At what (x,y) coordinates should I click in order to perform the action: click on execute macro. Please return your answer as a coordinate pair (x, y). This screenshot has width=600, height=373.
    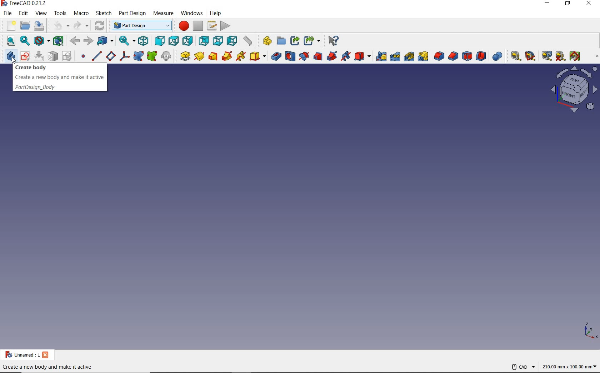
    Looking at the image, I should click on (226, 26).